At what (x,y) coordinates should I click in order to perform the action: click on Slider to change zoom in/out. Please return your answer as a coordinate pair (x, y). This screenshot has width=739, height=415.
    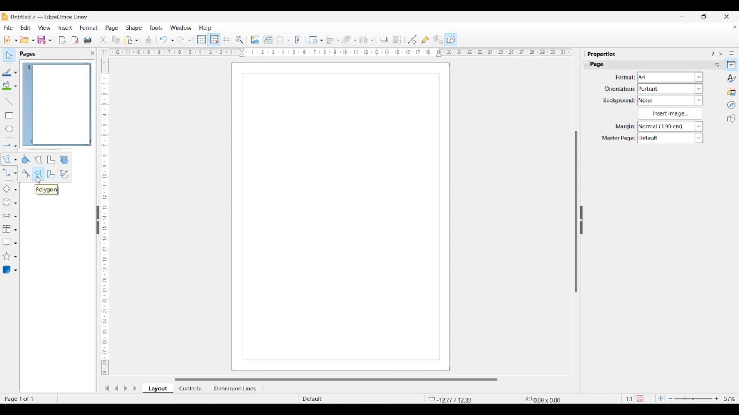
    Looking at the image, I should click on (693, 398).